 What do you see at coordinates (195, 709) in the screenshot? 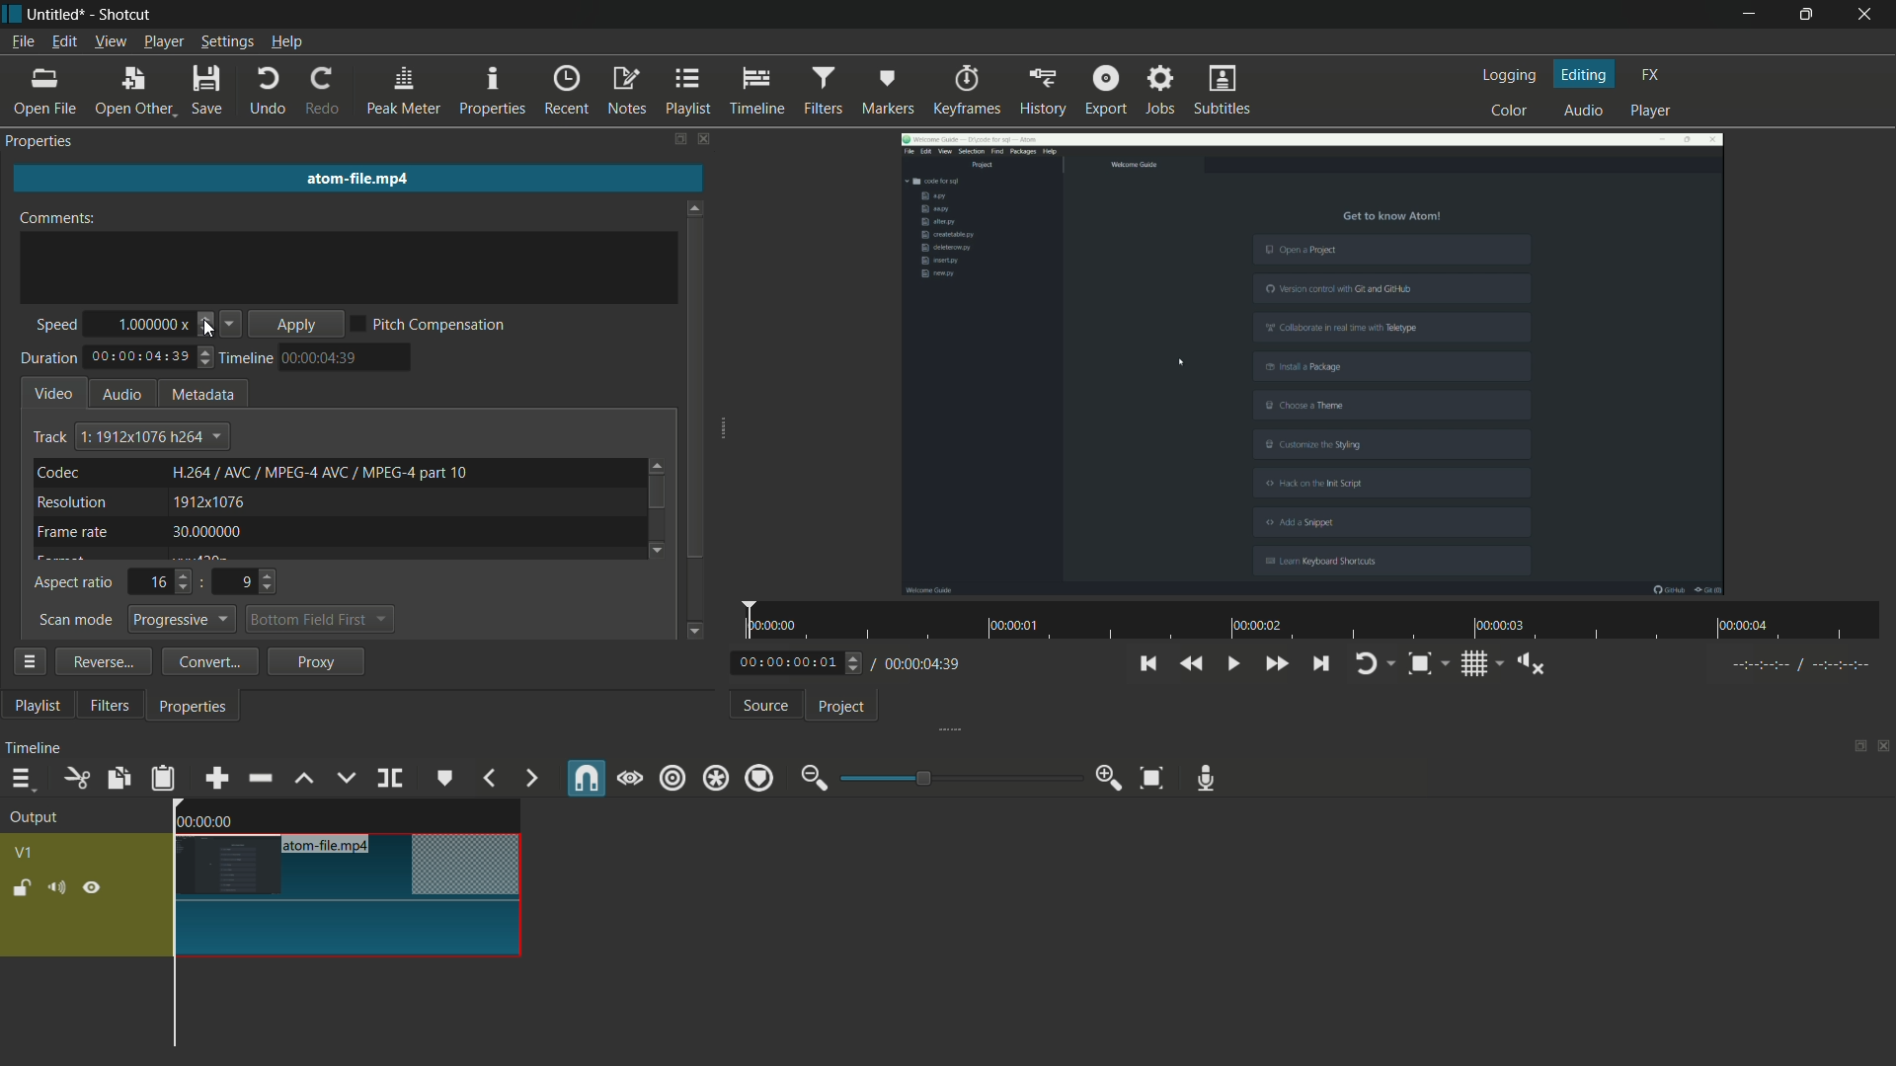
I see `properties` at bounding box center [195, 709].